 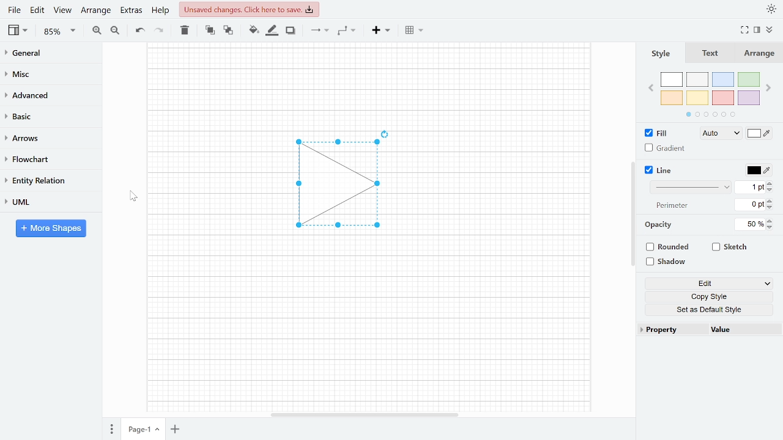 I want to click on Horizontal scrollbar, so click(x=366, y=414).